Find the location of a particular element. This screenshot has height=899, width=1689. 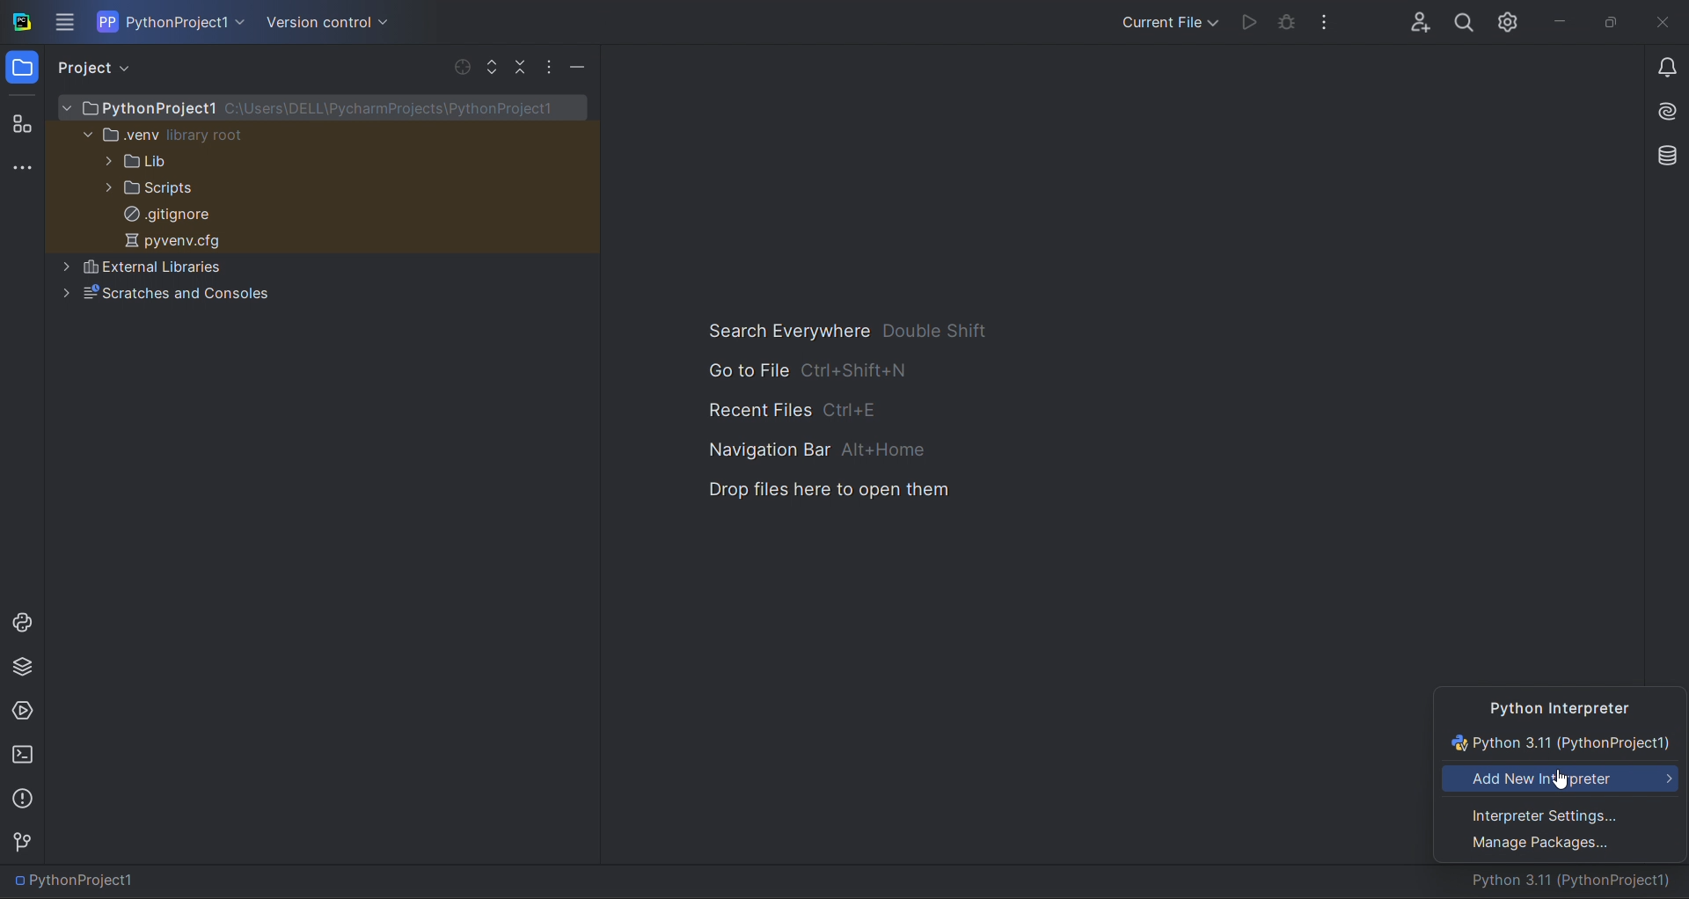

main menu is located at coordinates (67, 22).